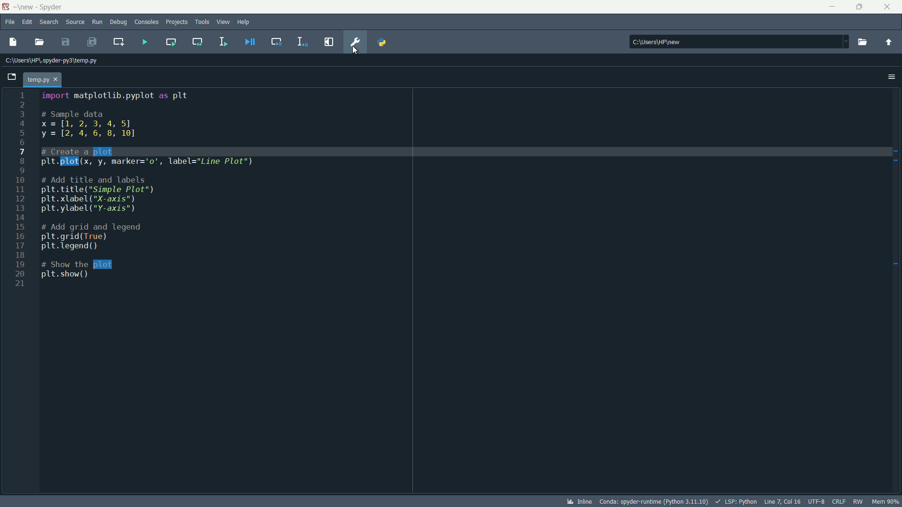 This screenshot has width=902, height=507. Describe the element at coordinates (26, 7) in the screenshot. I see `folder name` at that location.